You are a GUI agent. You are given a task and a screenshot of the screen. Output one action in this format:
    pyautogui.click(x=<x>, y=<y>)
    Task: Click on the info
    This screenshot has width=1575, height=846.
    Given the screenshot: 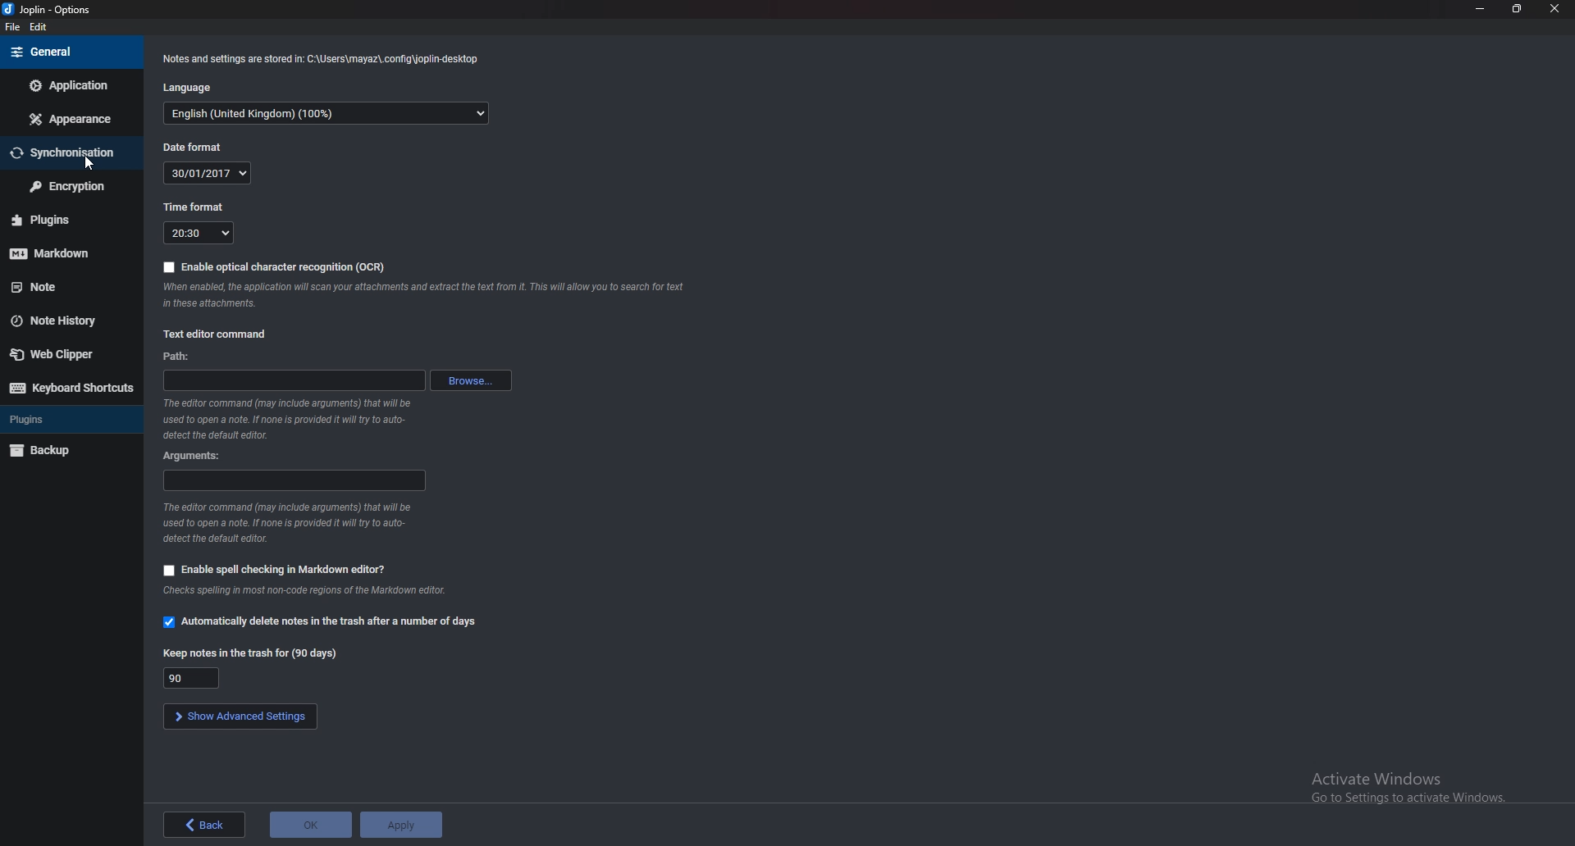 What is the action you would take?
    pyautogui.click(x=322, y=59)
    